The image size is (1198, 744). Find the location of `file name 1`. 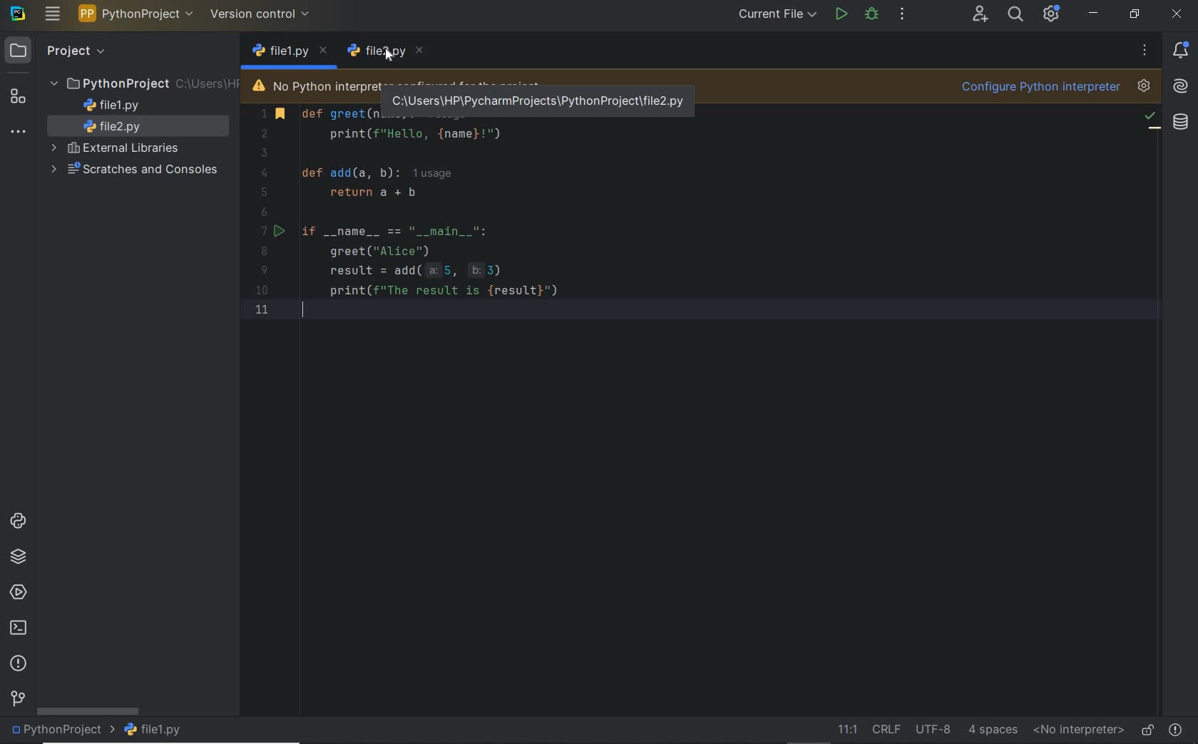

file name 1 is located at coordinates (376, 51).